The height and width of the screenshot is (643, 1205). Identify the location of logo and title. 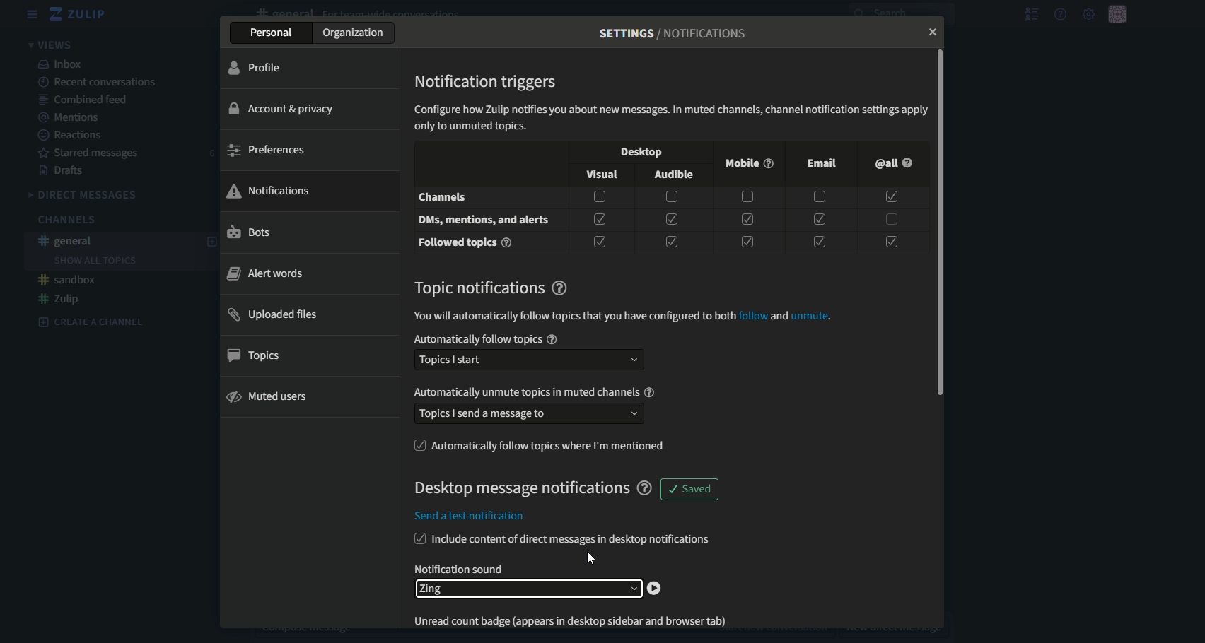
(79, 14).